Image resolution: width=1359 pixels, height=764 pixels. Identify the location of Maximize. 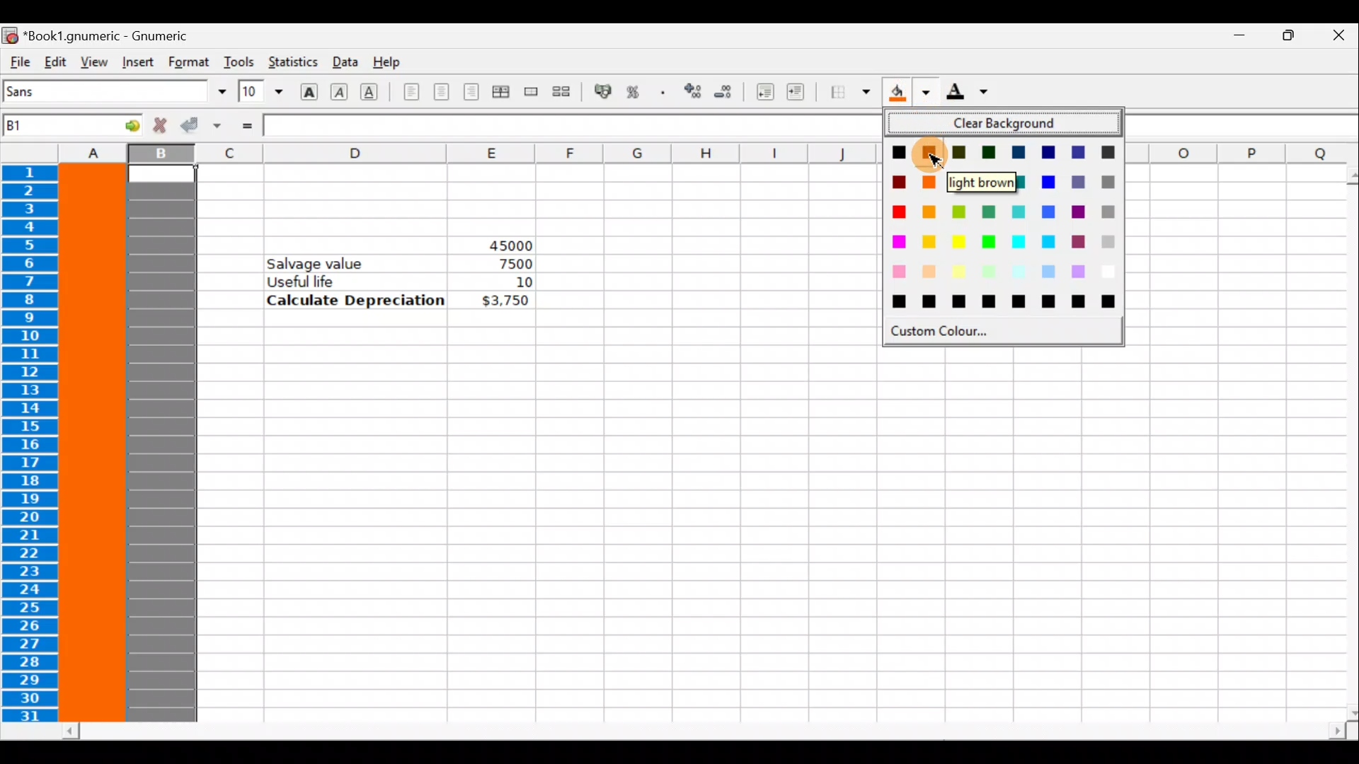
(1285, 40).